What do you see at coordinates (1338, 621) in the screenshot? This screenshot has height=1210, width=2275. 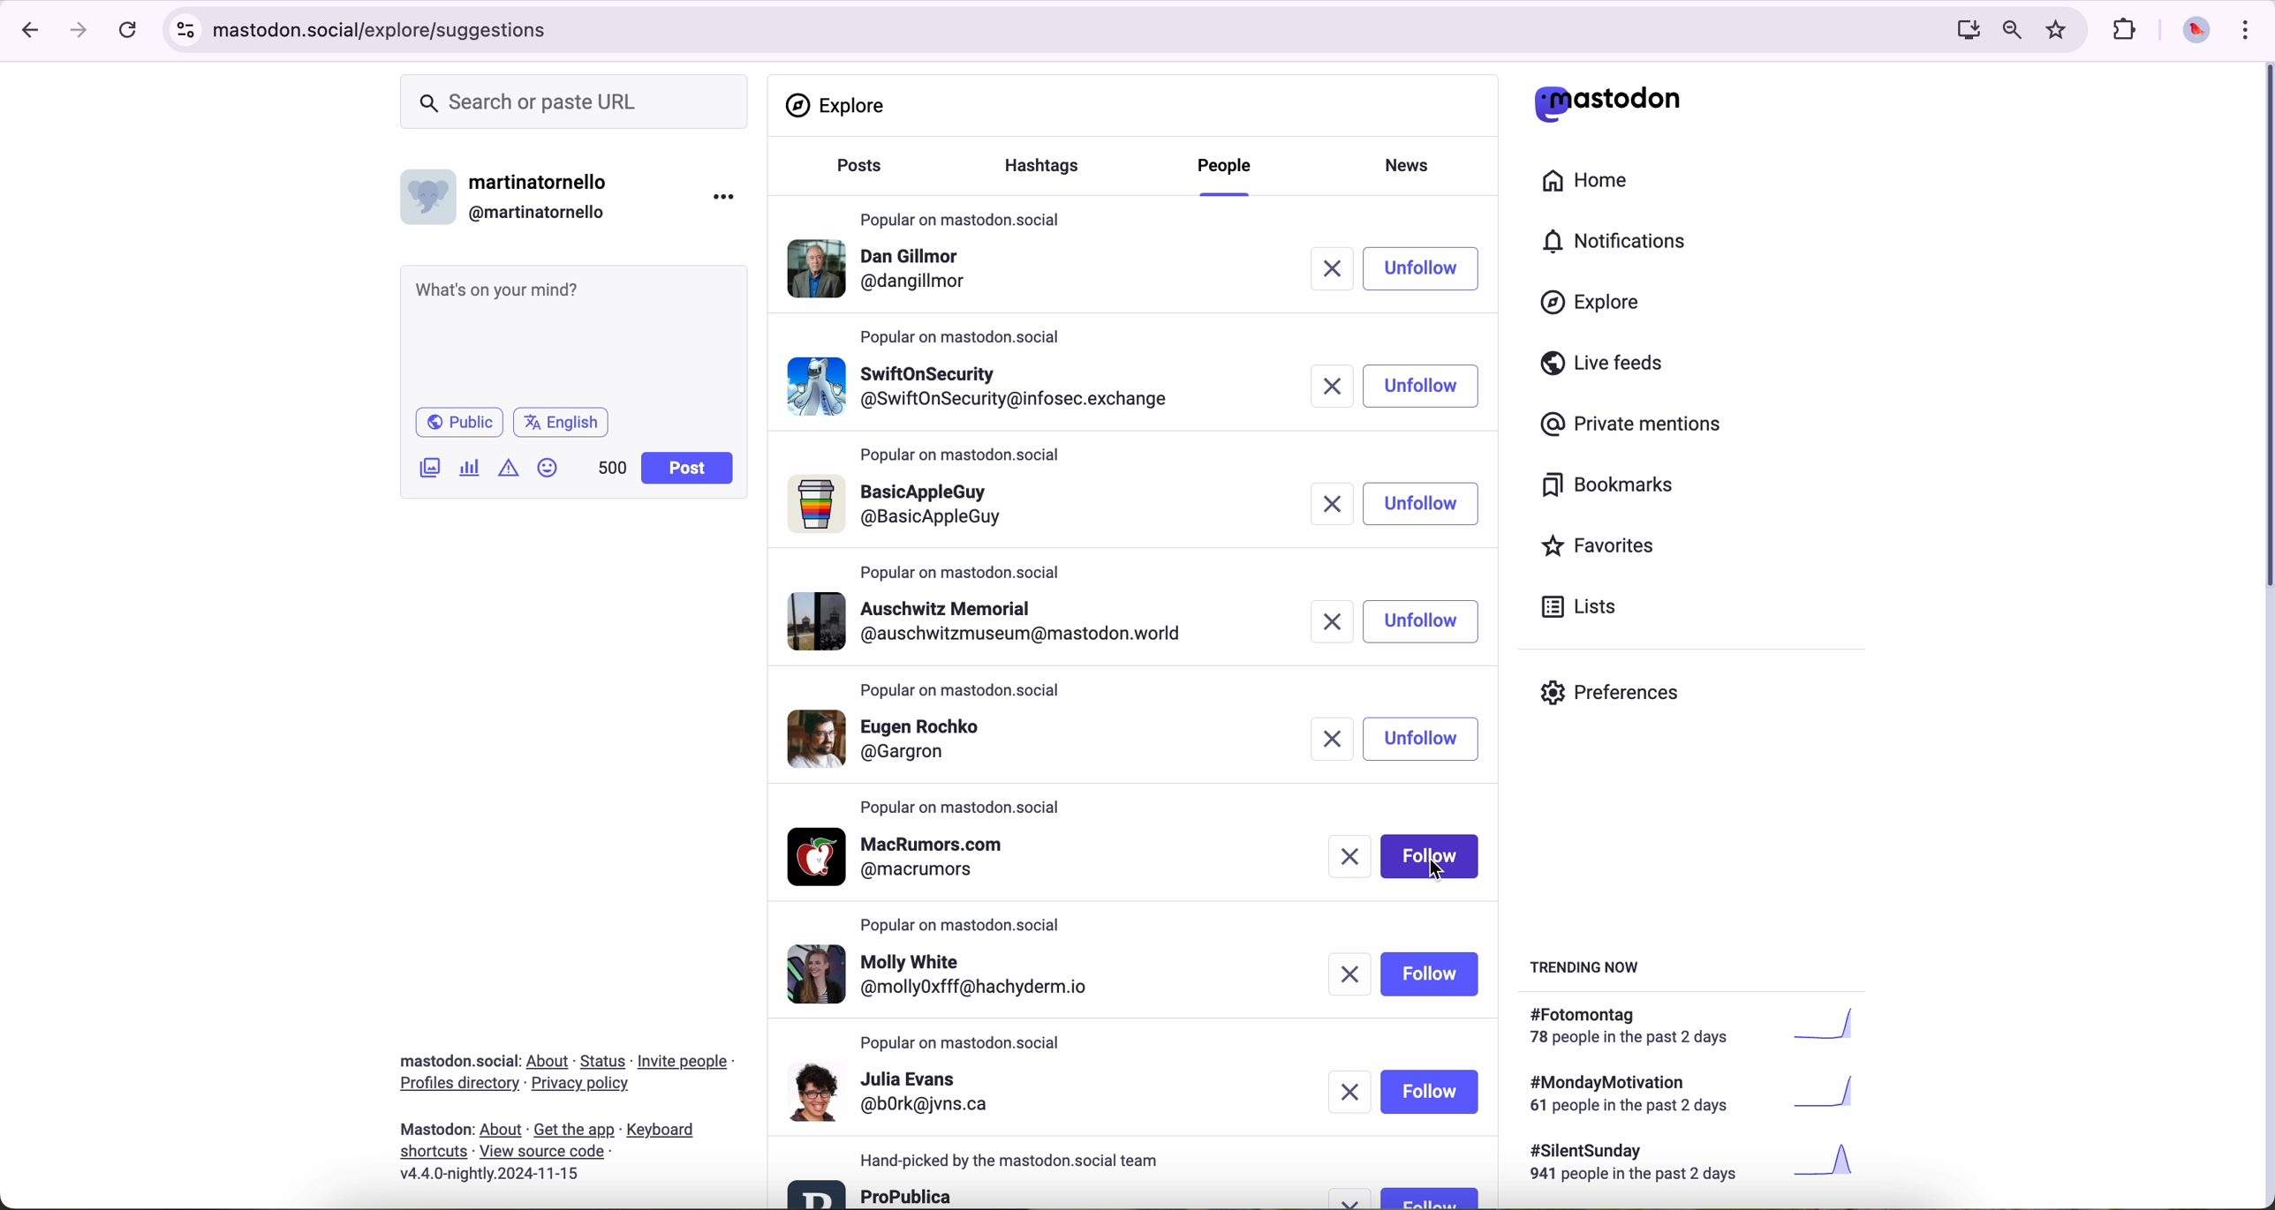 I see `remove` at bounding box center [1338, 621].